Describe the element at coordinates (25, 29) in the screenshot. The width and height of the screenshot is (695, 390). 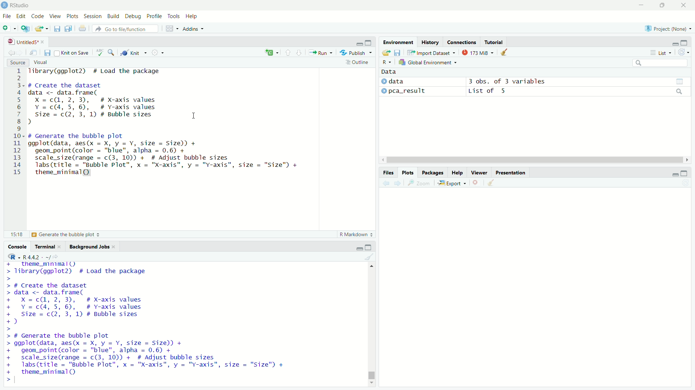
I see `new project` at that location.